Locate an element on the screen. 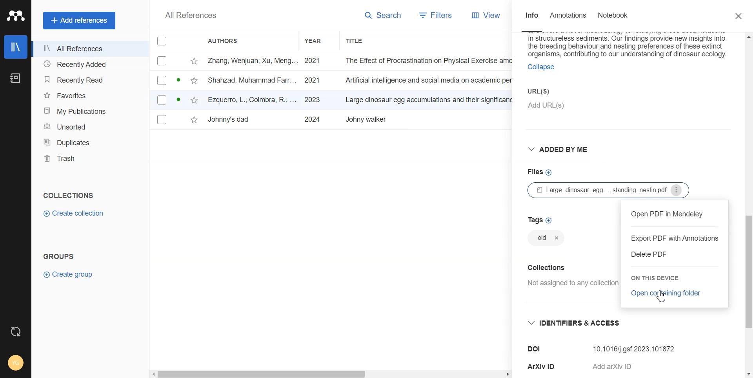 The image size is (753, 378). Collections is located at coordinates (68, 196).